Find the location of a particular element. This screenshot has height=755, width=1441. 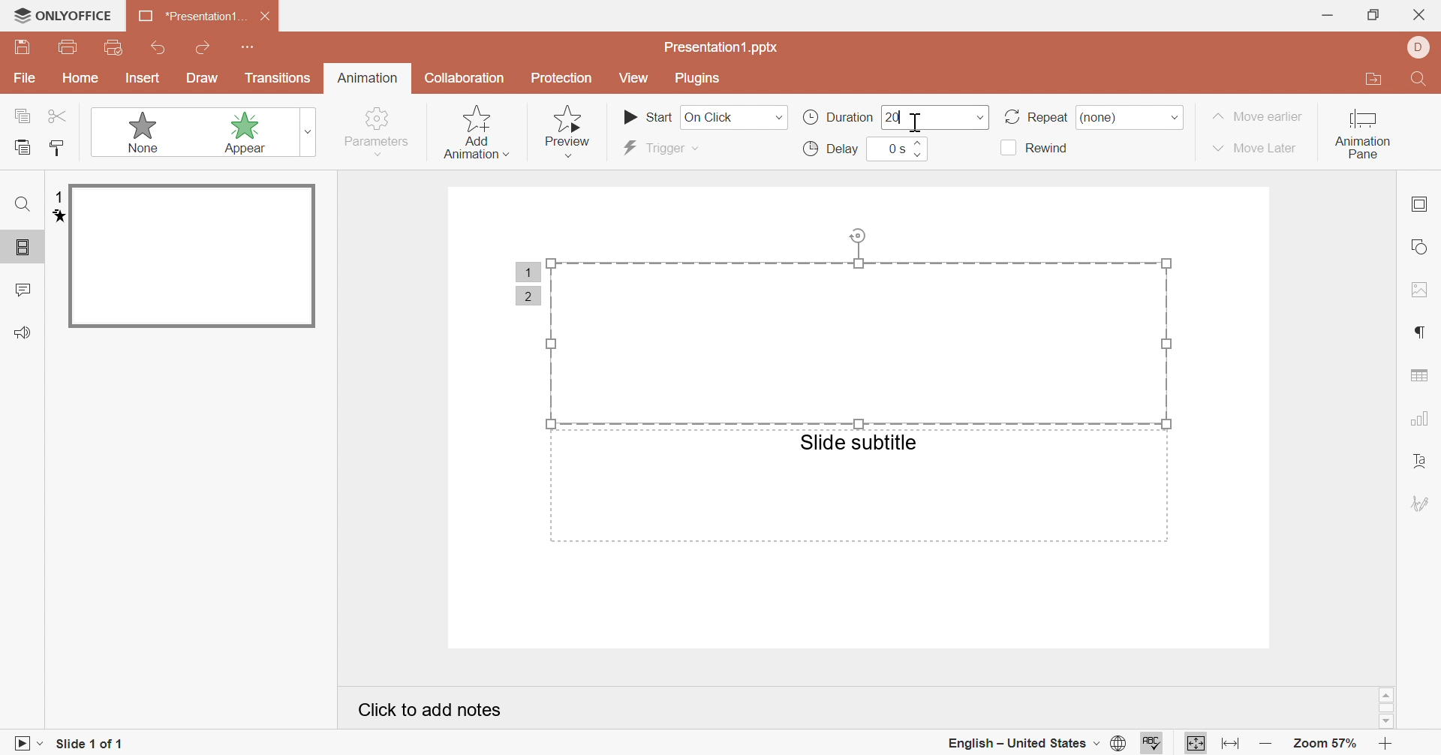

move earlier is located at coordinates (1257, 116).